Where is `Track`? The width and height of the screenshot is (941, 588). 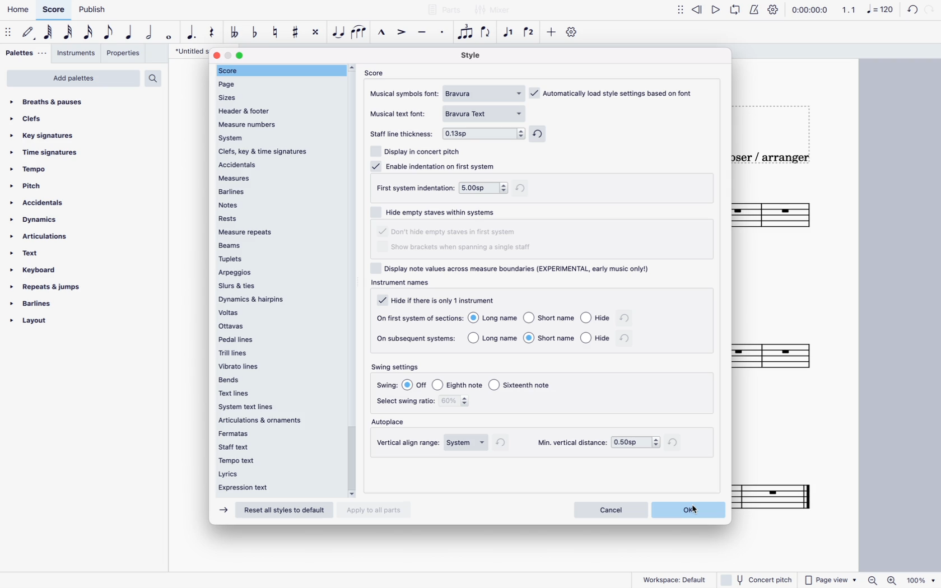 Track is located at coordinates (209, 33).